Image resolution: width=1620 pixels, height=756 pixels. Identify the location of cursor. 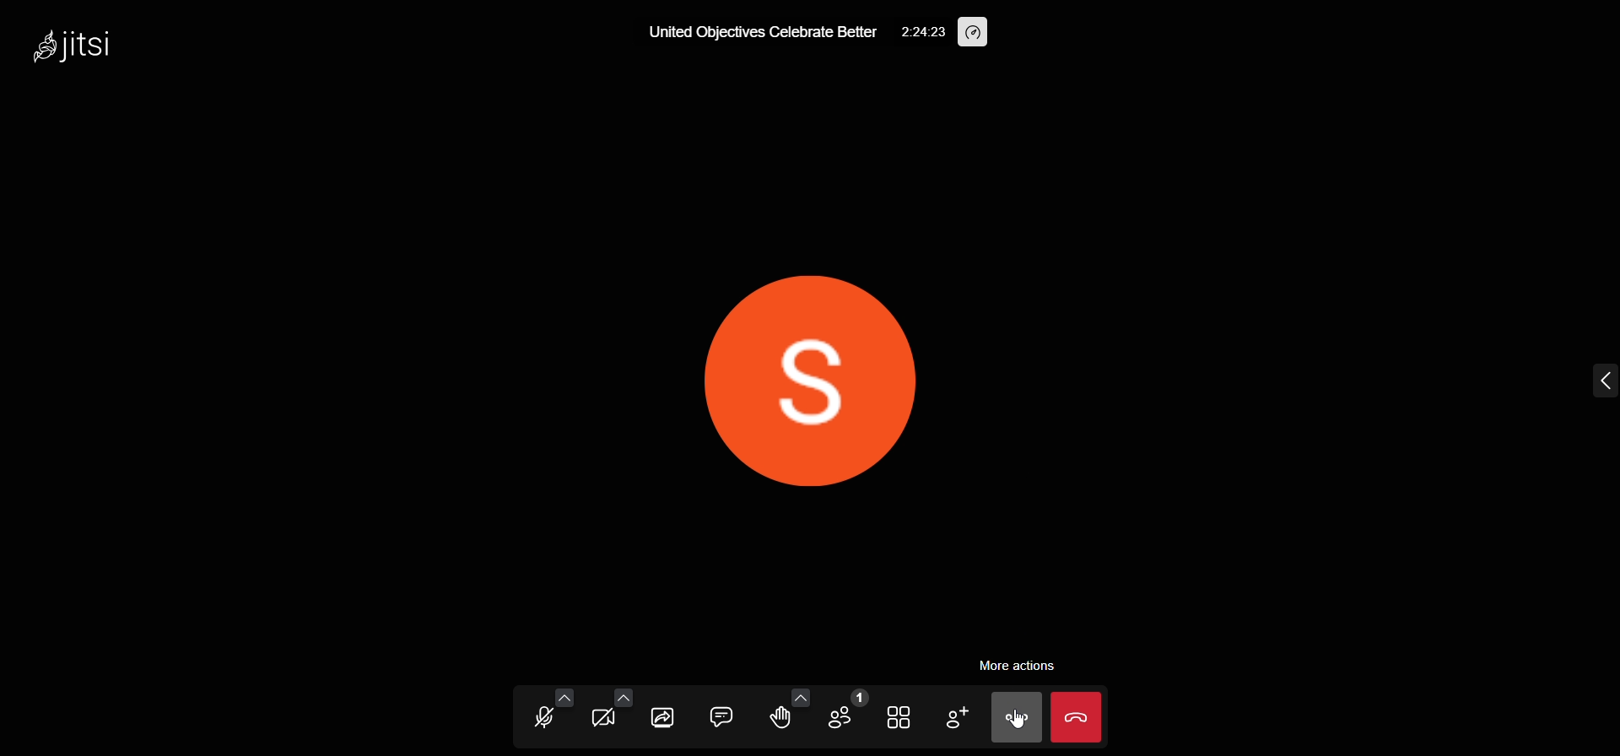
(1018, 719).